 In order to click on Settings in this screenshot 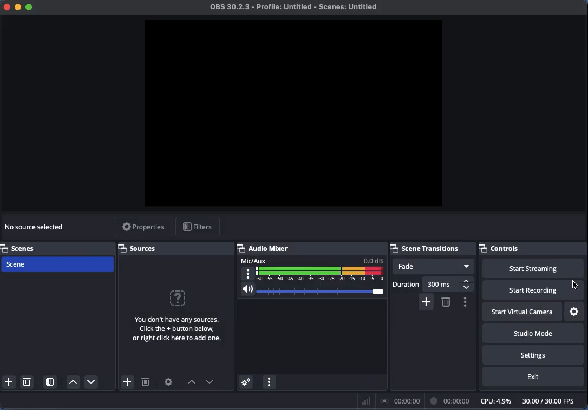, I will do `click(533, 354)`.